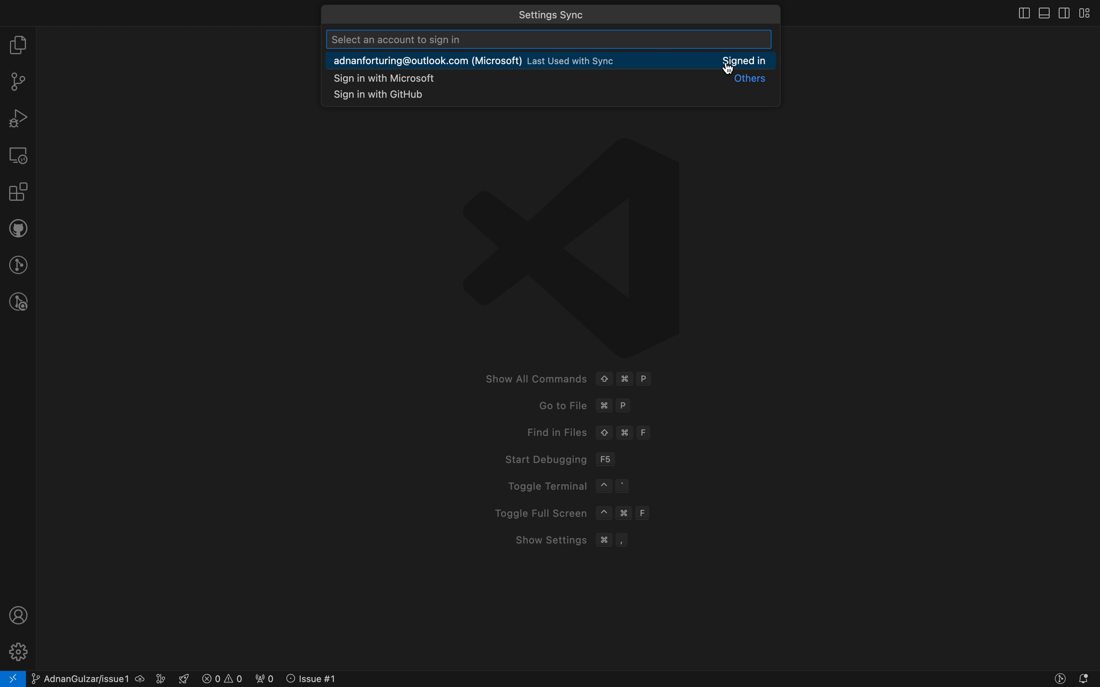 This screenshot has height=687, width=1100. Describe the element at coordinates (264, 678) in the screenshot. I see `error logs` at that location.